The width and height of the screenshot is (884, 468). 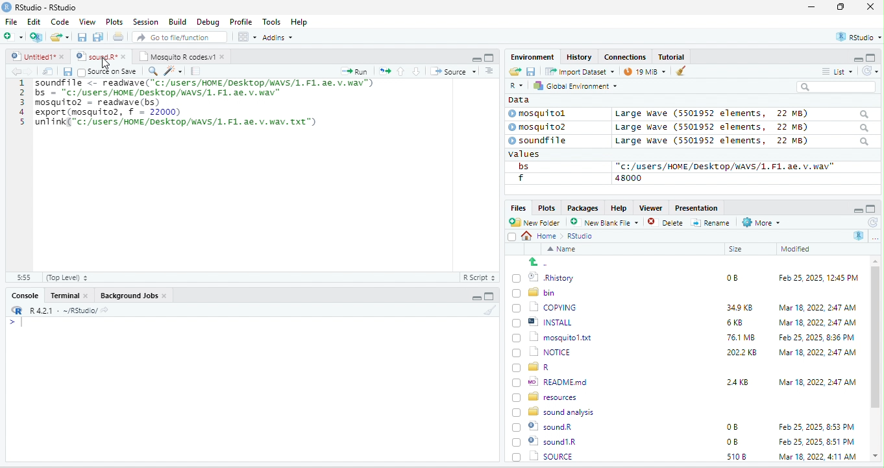 I want to click on Delete, so click(x=667, y=223).